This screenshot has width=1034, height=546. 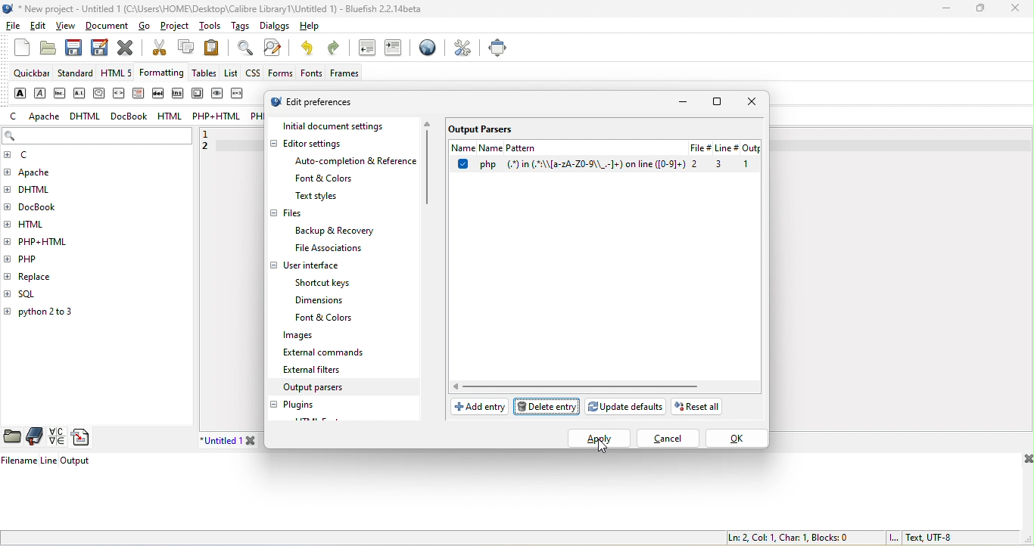 I want to click on undo, so click(x=310, y=49).